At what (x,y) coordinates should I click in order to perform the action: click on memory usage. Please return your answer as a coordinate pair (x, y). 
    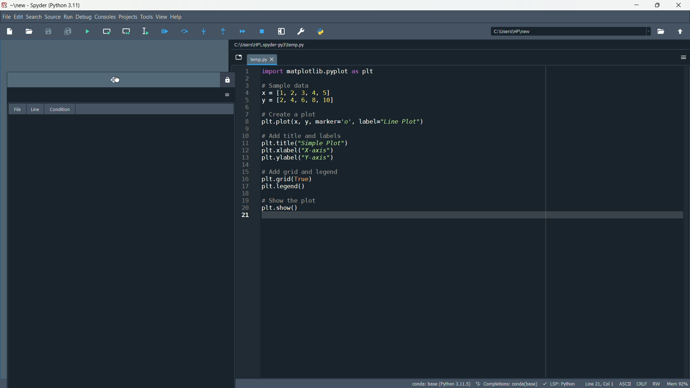
    Looking at the image, I should click on (677, 384).